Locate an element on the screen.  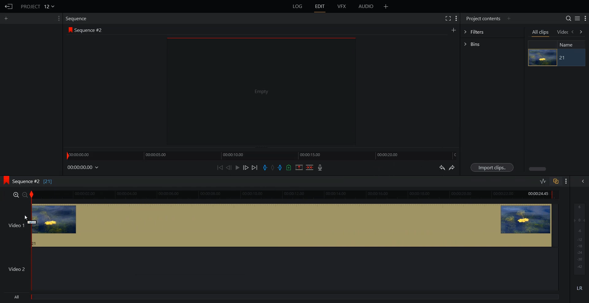
LOG is located at coordinates (298, 6).